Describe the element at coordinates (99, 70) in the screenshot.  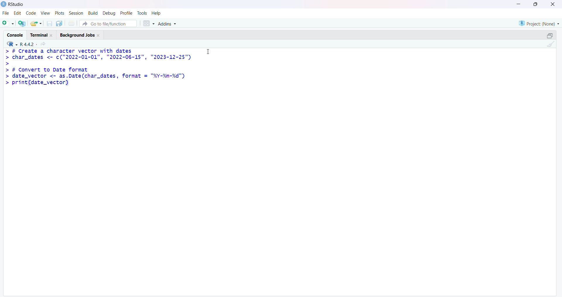
I see `> # Create a character vector with dates> char_dates <- ¢("2022-01-01", "2022-06-15", "2023-12-25")>> # Convert to Date format> date_vector <- as.Date(char_dates, format = "%Y-%m-%d")>|print {date_vector}` at that location.